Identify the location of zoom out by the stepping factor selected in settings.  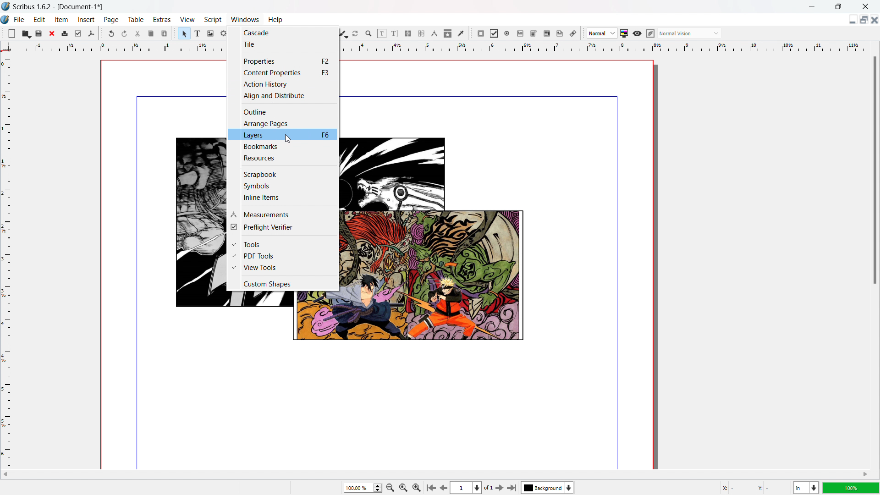
(390, 487).